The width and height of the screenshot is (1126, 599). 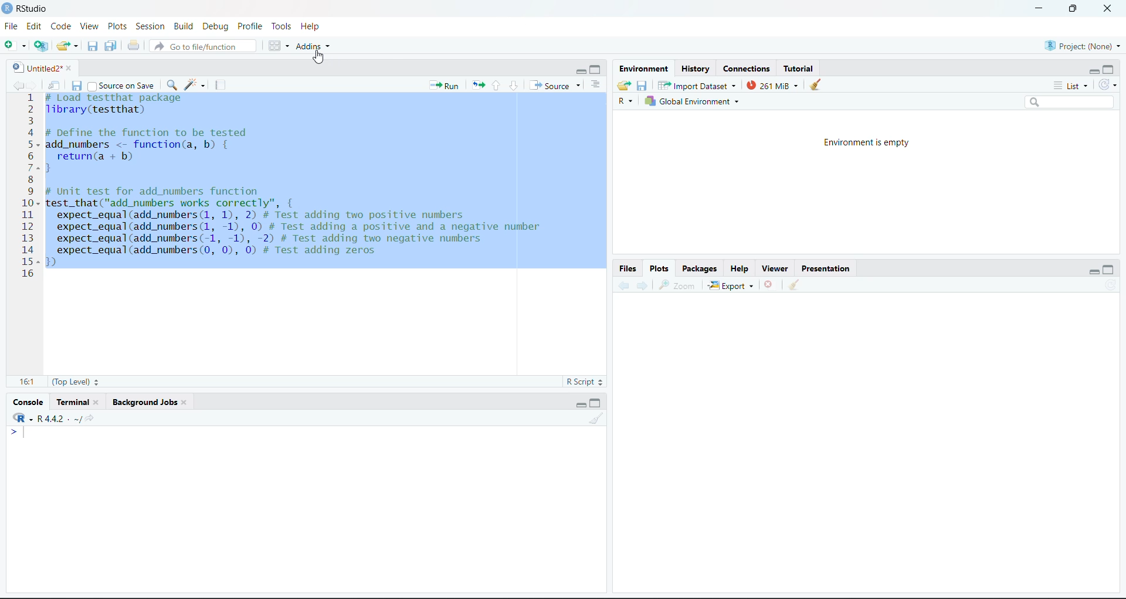 What do you see at coordinates (92, 46) in the screenshot?
I see `Save the current document` at bounding box center [92, 46].